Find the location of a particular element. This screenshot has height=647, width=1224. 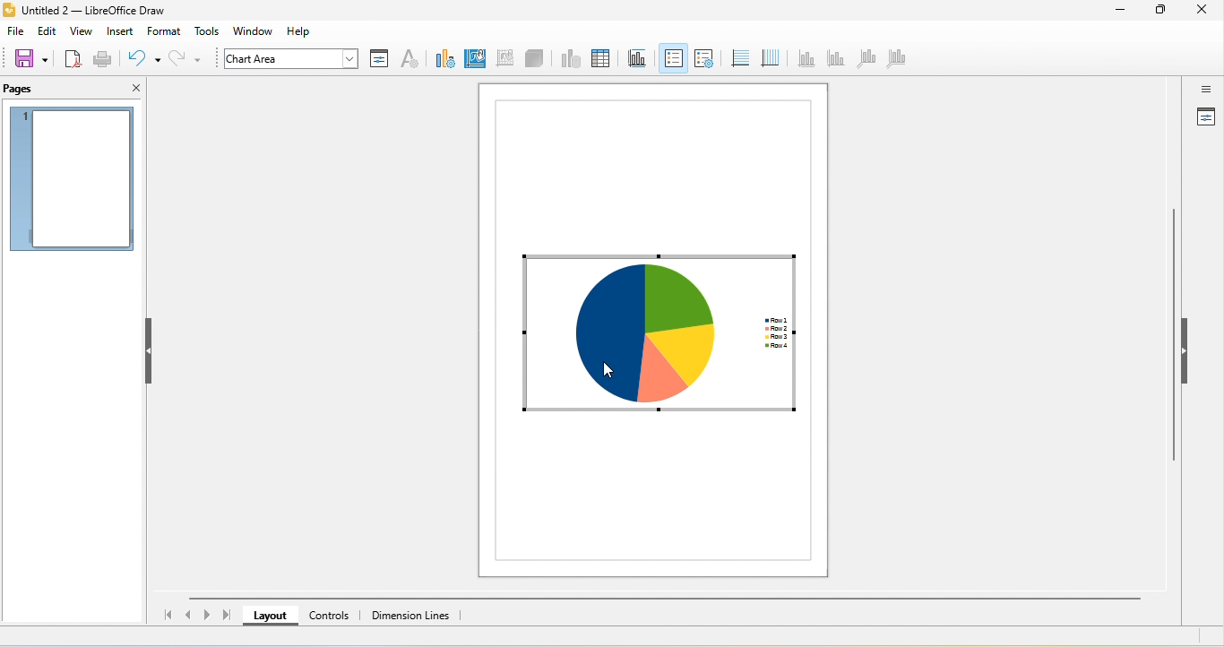

hide is located at coordinates (1185, 349).